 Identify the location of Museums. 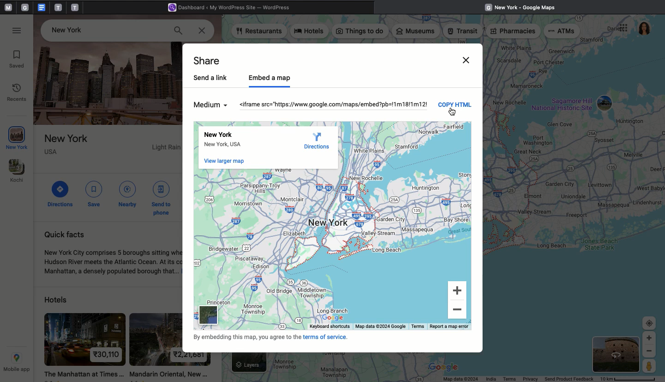
(417, 32).